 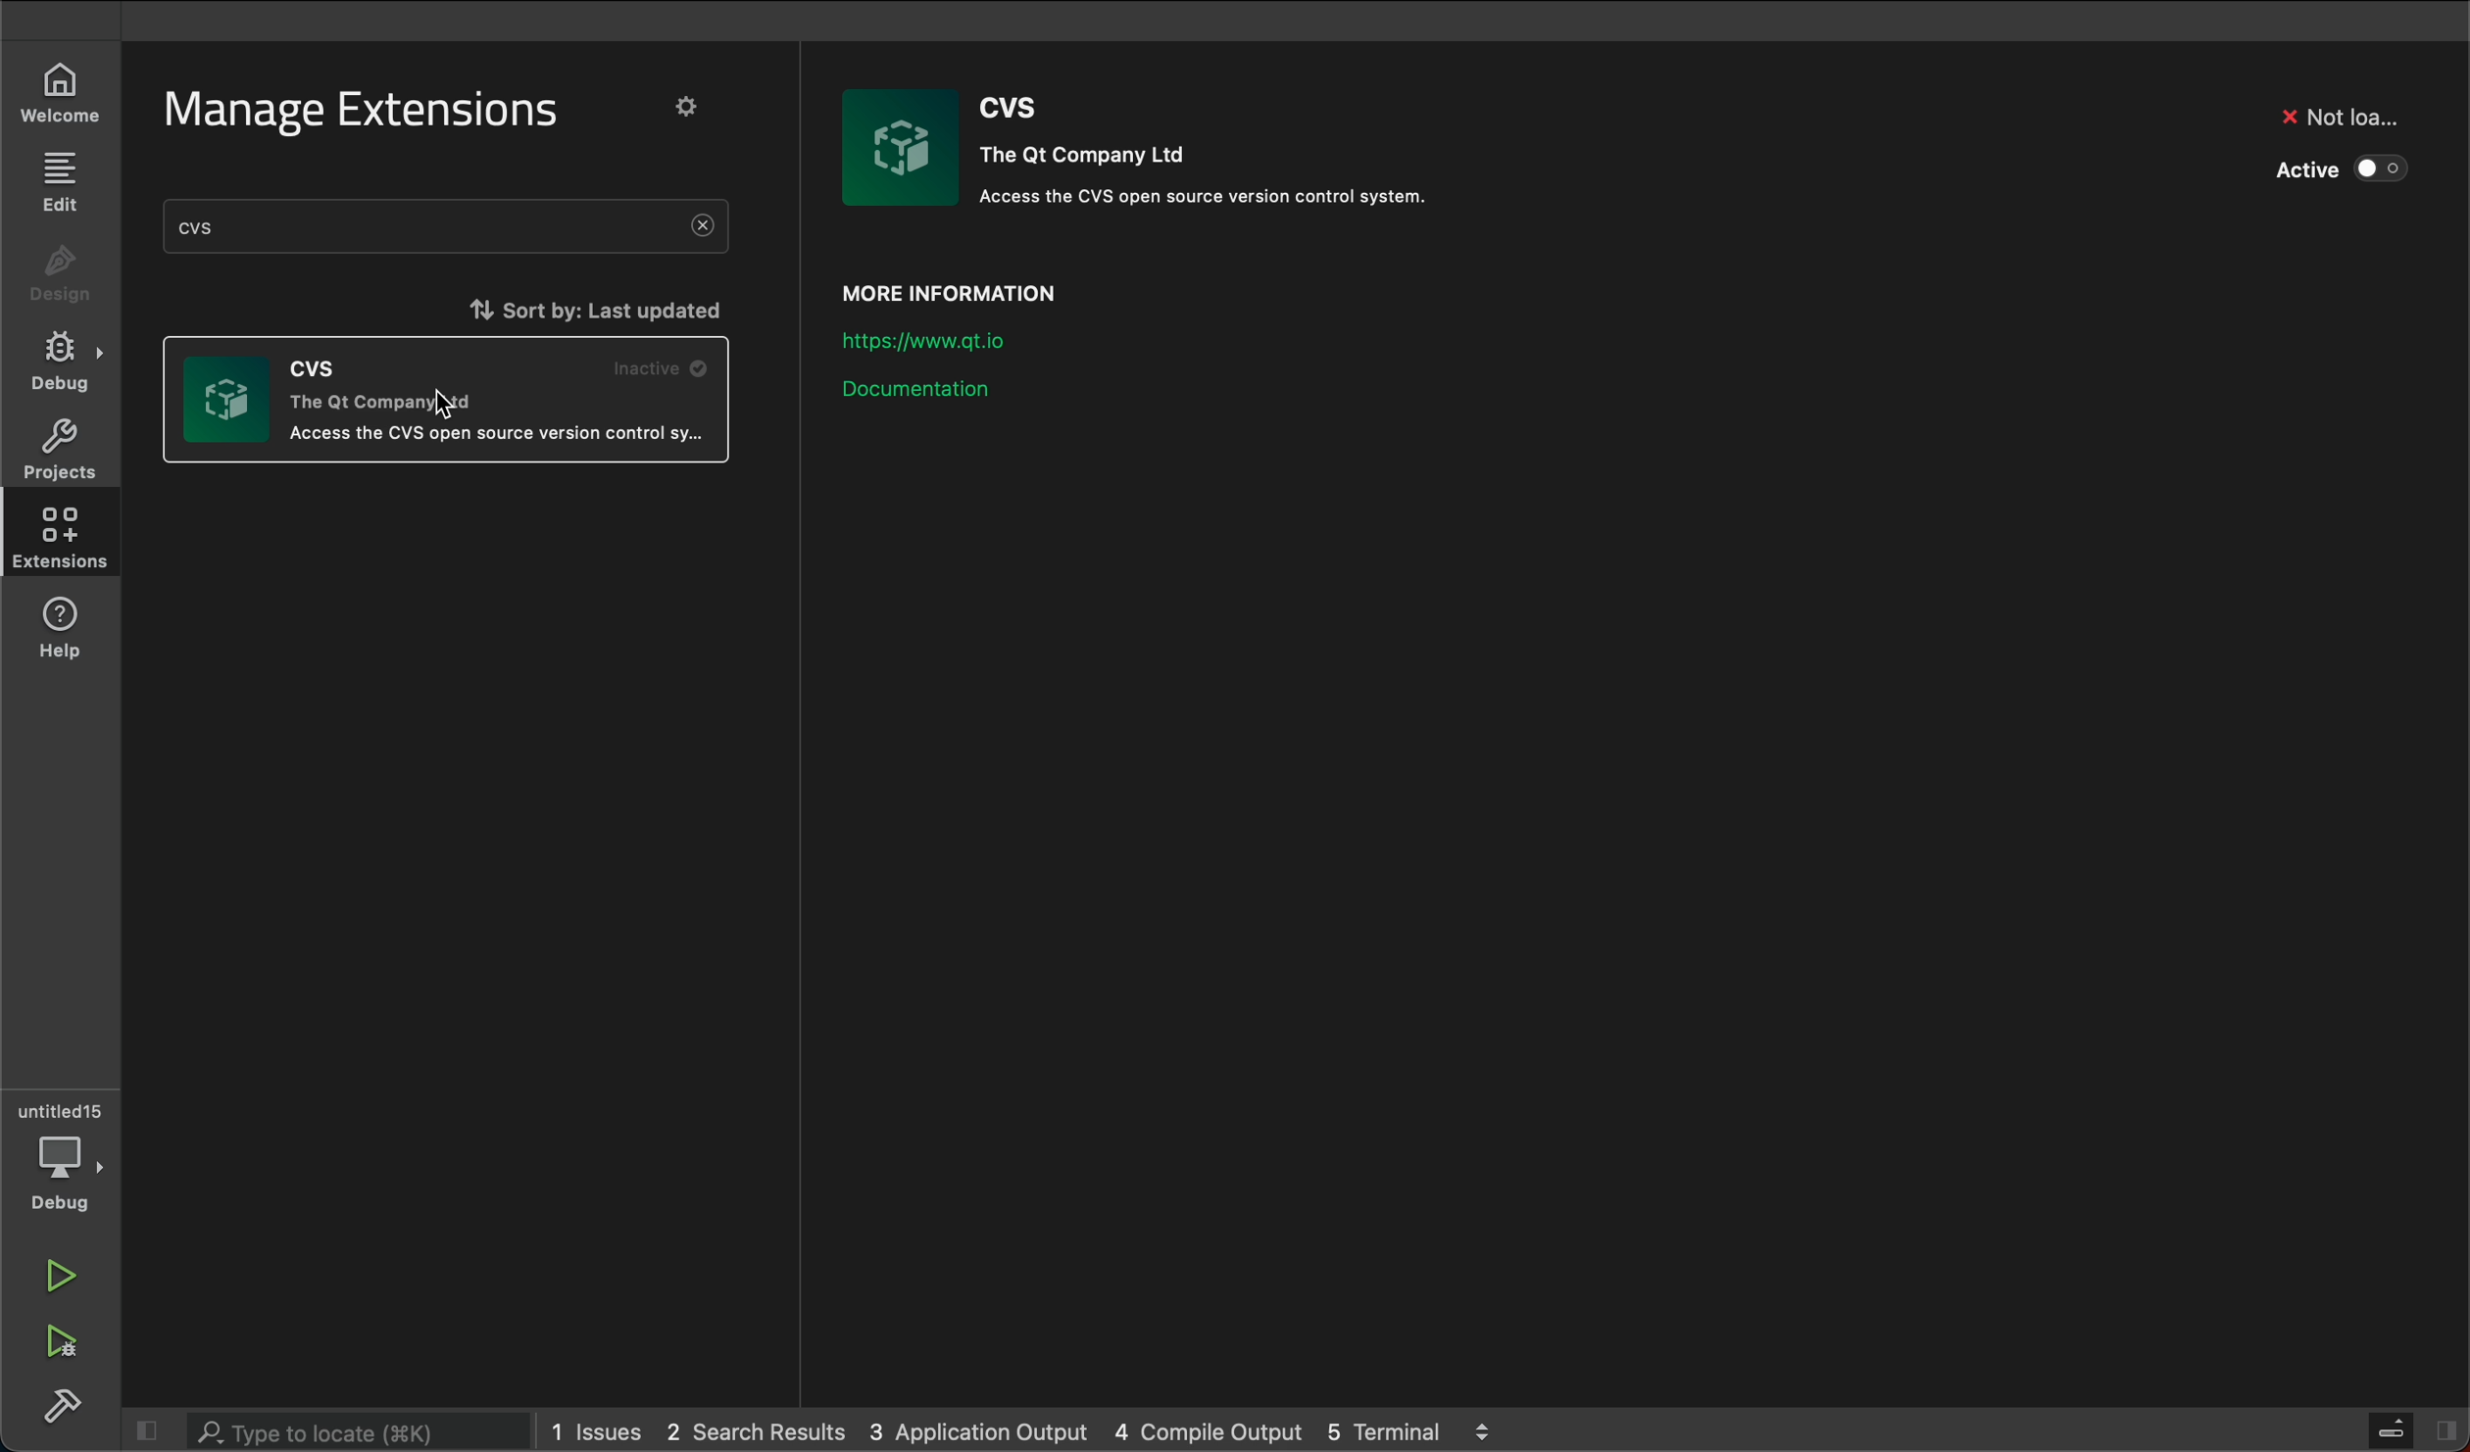 What do you see at coordinates (69, 629) in the screenshot?
I see `help` at bounding box center [69, 629].